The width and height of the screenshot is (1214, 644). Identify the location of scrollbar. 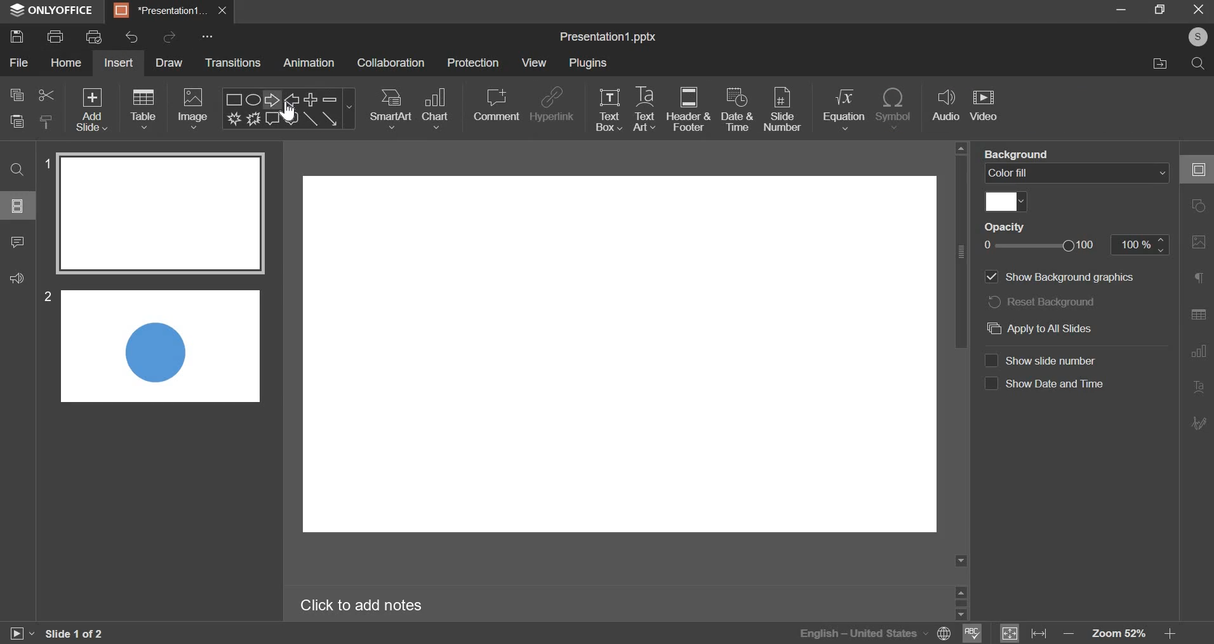
(961, 603).